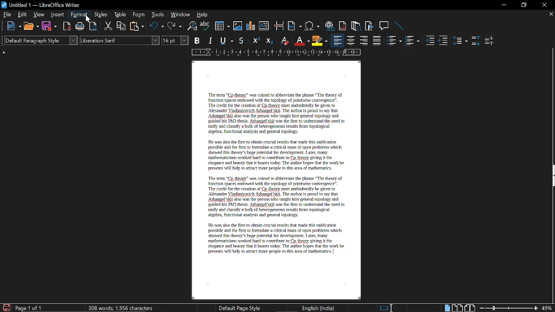  Describe the element at coordinates (277, 175) in the screenshot. I see `“The term “Cp-theory” was colned to abbreviate the phrase “Th theory of
function spaces endowed withthe topology of pointwise convergence”.
“The edit forthe crestion of Cp-theory mas: undoubtedly be given to
Alexander Vladimirovich Ashangel sl. The aor I pow to sey hat
Adbangel sl ls0 was th person who taught him general opology and
uid is PD hess Athangelsi was the fs o undersand the ned to
unify and classify a blk of heterogeneous results from topological
lgebre, functional analysis nd generl topology:

Han ao the firs 0 ta roca rss ha made tis unification
sible ad he ist 0 forme  ciiea mas of open problems which
Showed this thers ge potential for developrent Later, many
mathematicians worked har 0 conmibate to Cp heer vn it re
elegance and beauey that boasts today: Th ahs bopes at the work he
ves ill lp tract mare people to thi aren of matheic.

The tem “Co theory” was coin to abbreviate the phase “Th theory of
incon spaces endowed wih th iopolog of pointwise convergence”.
“The cet forthe resion of Cp theory mie donb he given to
lesander iaimitovich Athange Ki. The abhor is prove 0 ca tit
Adhangel si aso was th person who taught him general opology and
Fide is PD) hese, Athangel si ea he frst to derstand the ee to
nity and classify a lk of hterogeneons esis from topological
geben, functional analysis and general topology:

Han a the firs 0 ta roca rss ha made tis unification
sible ad he First 0 forme citi mas o open probiens which
Showed this theory's ge potential for developrent Later, many
mathematicians worked har 0 conmiate to Cp heer vn it re
elegance and beauey that i boasts today: Th ahs Fopes at the work he
resets ill lp tract mare people to this cea of mathematics.` at that location.